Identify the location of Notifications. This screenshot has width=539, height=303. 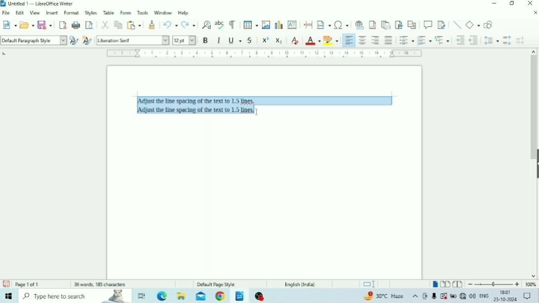
(527, 295).